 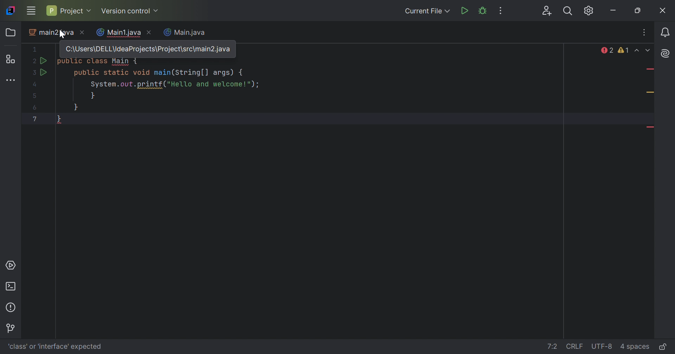 What do you see at coordinates (118, 32) in the screenshot?
I see `Main1.java` at bounding box center [118, 32].